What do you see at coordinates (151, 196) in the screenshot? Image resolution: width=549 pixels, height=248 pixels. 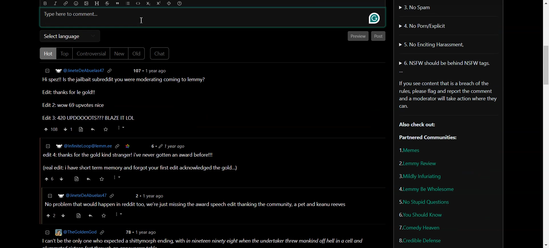 I see `2 + 1year ago` at bounding box center [151, 196].